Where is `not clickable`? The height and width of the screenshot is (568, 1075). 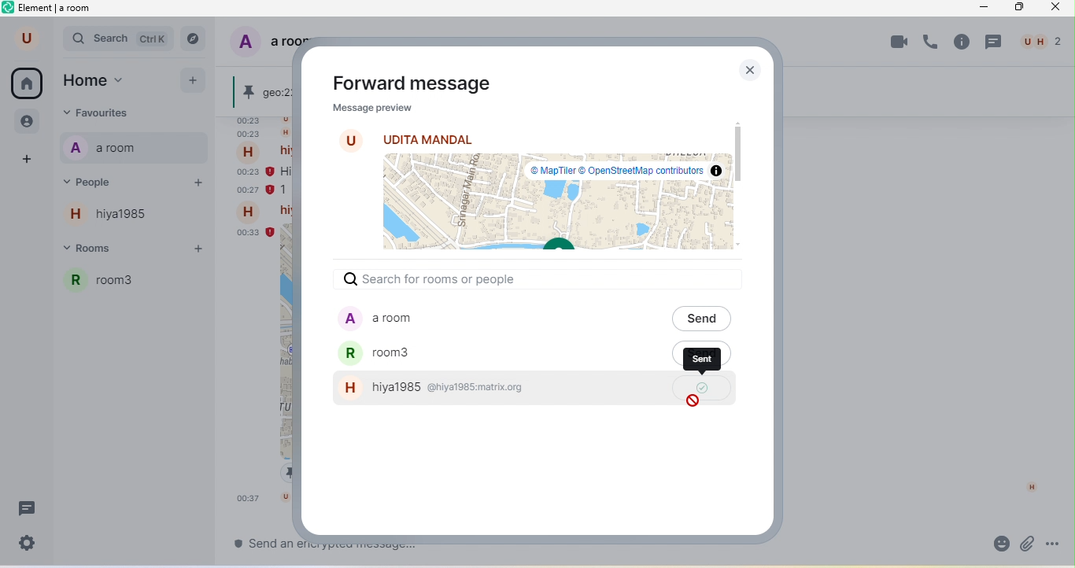 not clickable is located at coordinates (693, 401).